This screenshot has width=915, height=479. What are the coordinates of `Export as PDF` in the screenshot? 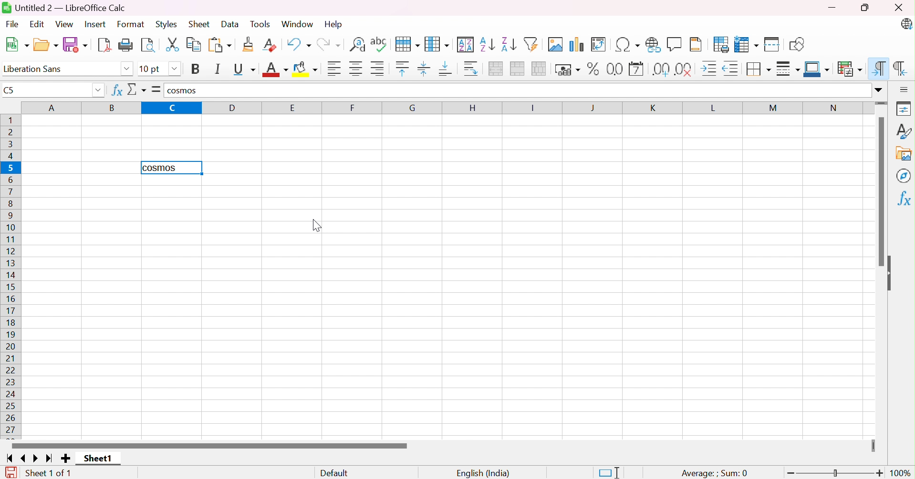 It's located at (104, 45).